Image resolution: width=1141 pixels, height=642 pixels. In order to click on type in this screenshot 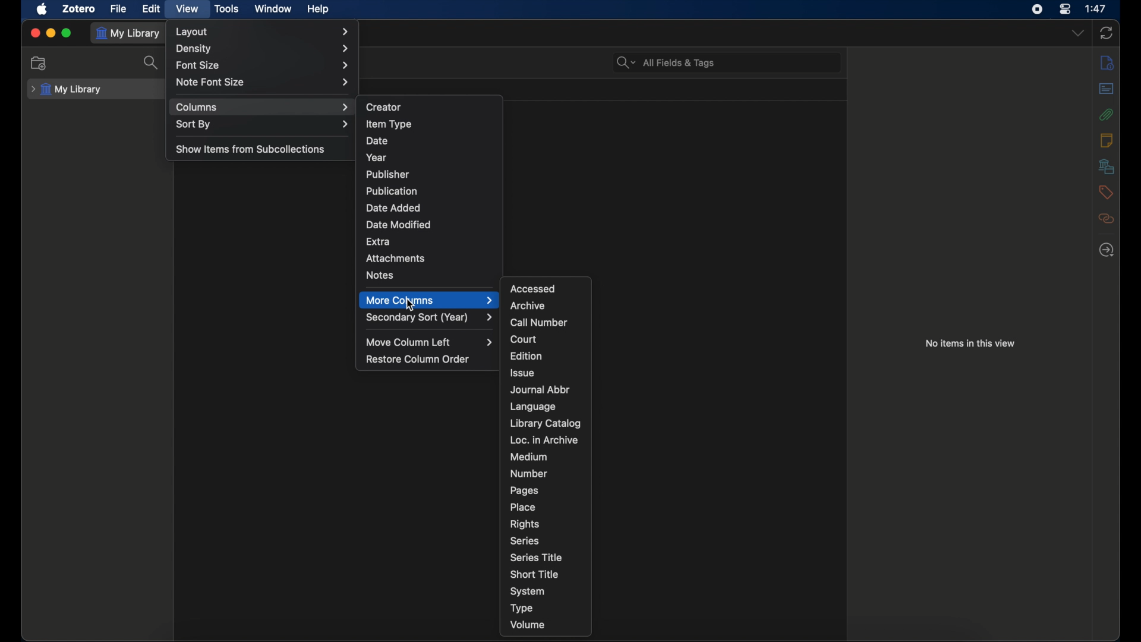, I will do `click(520, 608)`.